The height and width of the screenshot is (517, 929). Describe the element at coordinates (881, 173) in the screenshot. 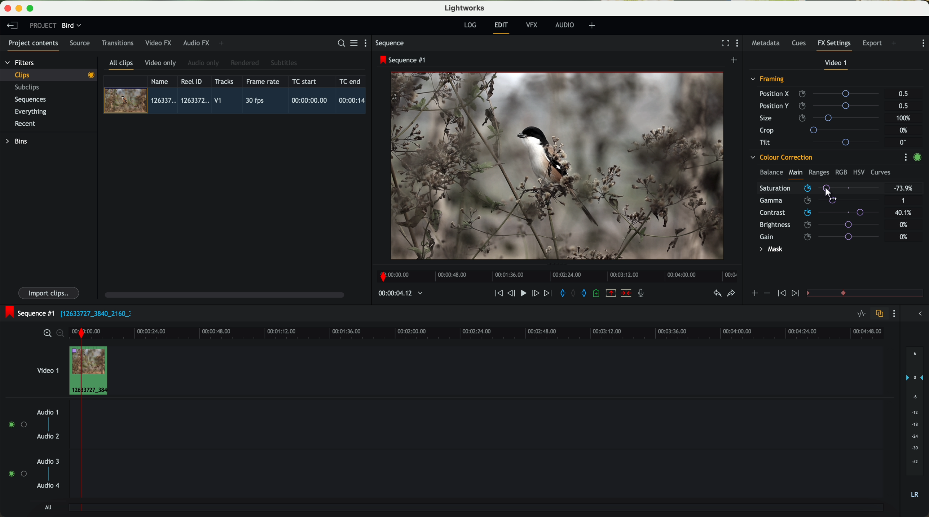

I see `curves` at that location.